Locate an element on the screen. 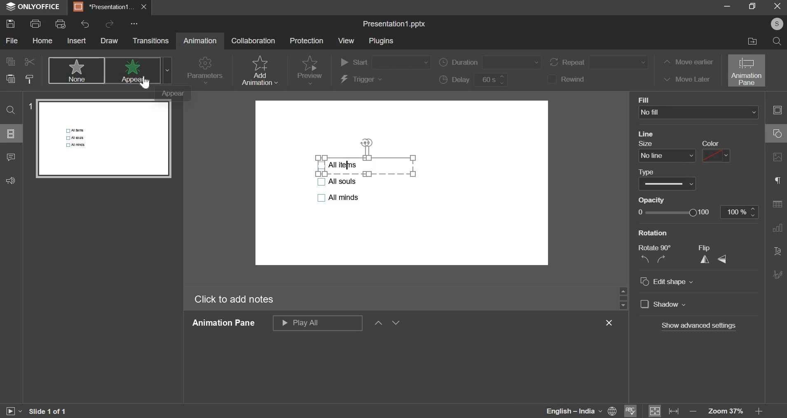  slide is located at coordinates (12, 134).